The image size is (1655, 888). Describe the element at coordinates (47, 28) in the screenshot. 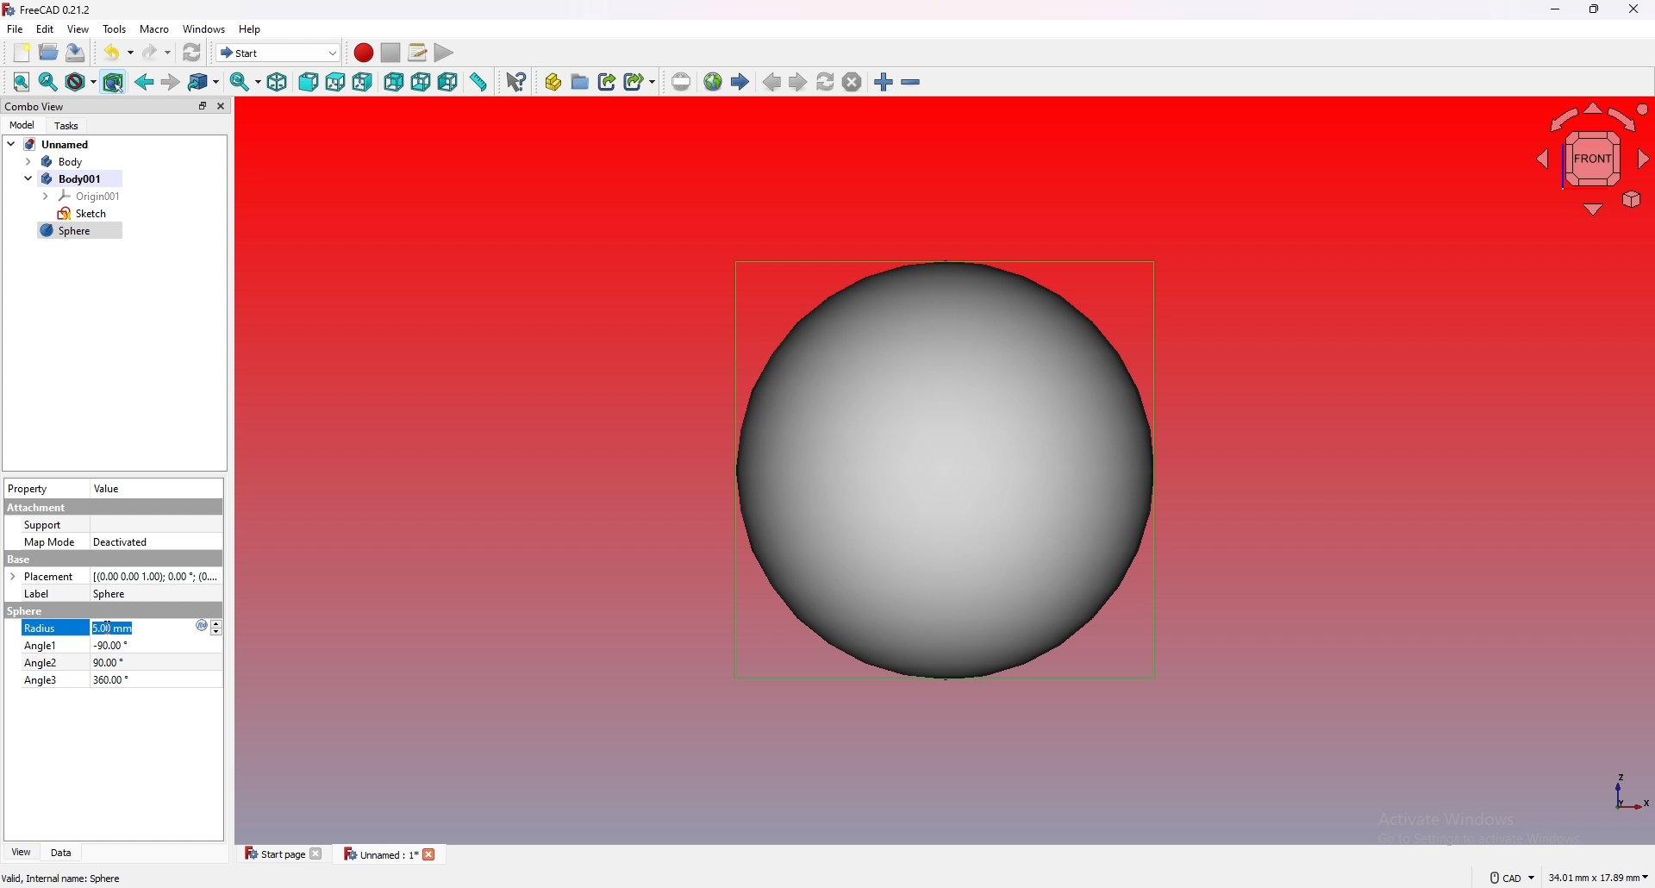

I see `edit` at that location.